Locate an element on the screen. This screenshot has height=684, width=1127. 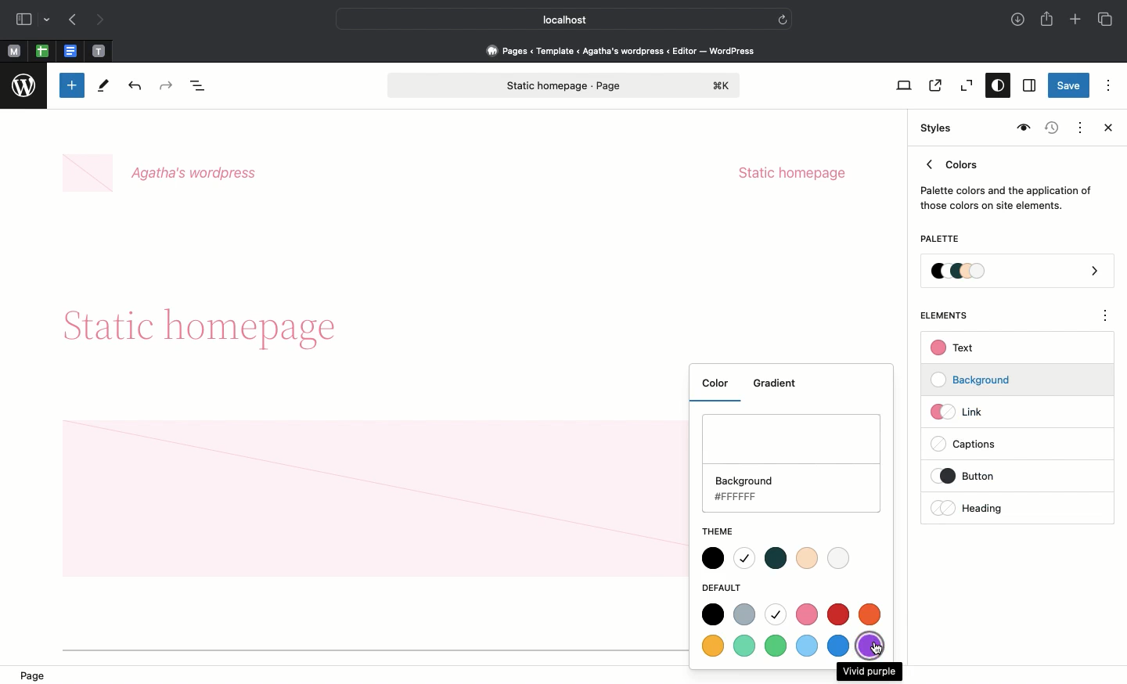
Page is located at coordinates (564, 85).